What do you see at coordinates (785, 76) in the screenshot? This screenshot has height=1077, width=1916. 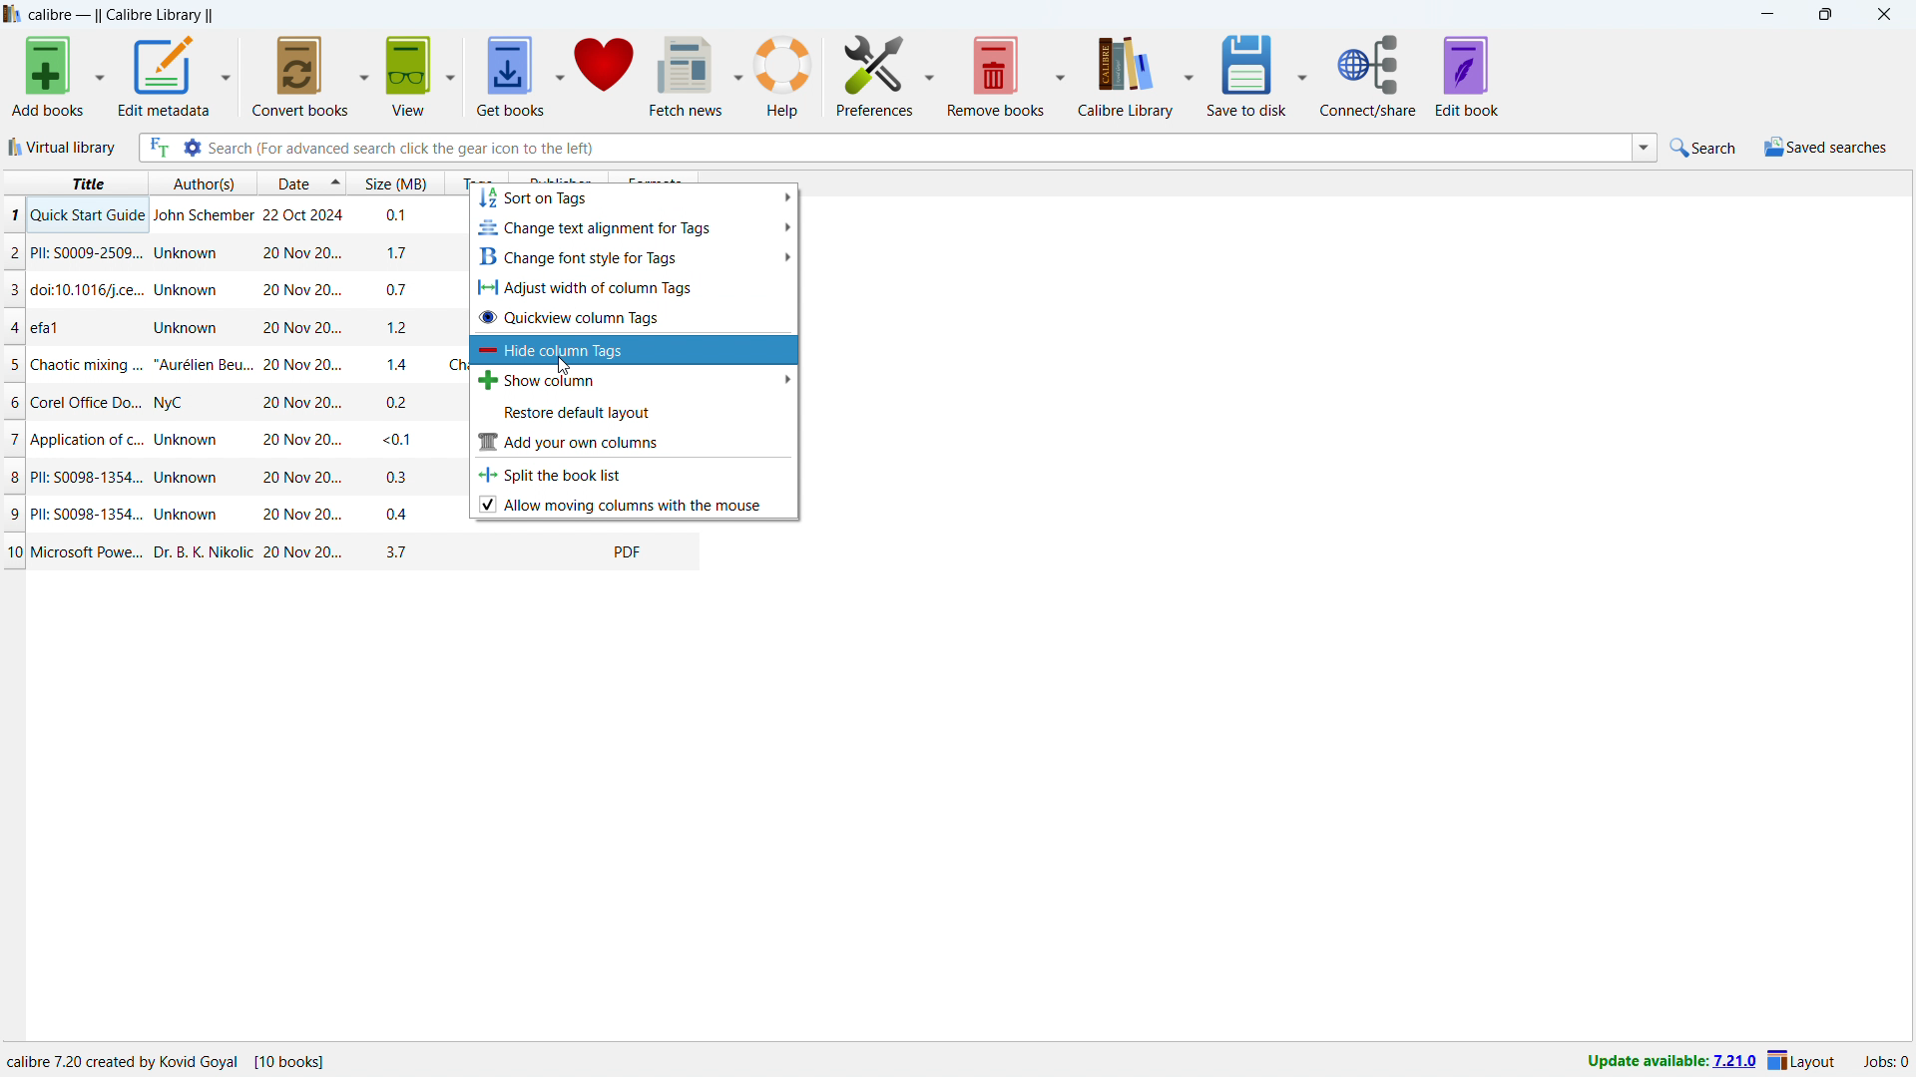 I see `` at bounding box center [785, 76].